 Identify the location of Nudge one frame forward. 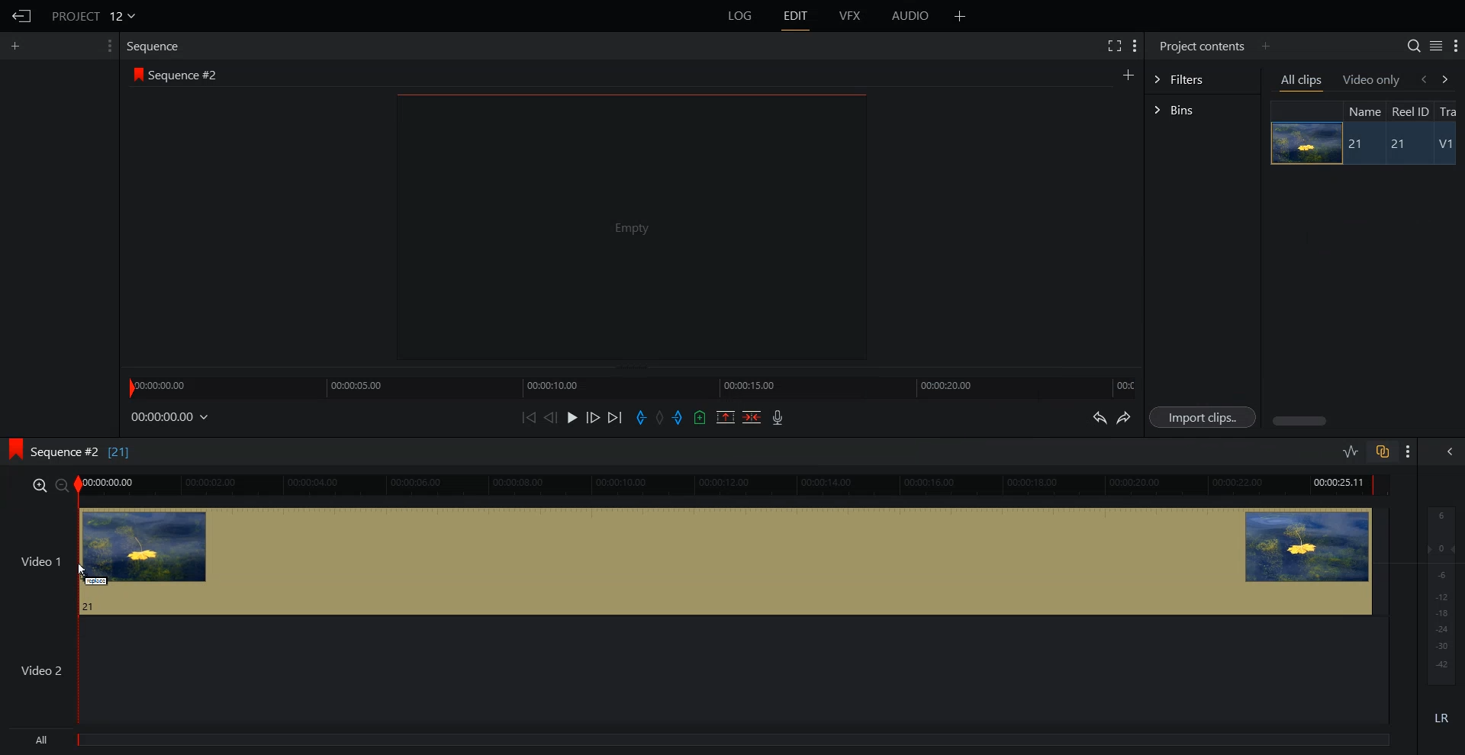
(593, 416).